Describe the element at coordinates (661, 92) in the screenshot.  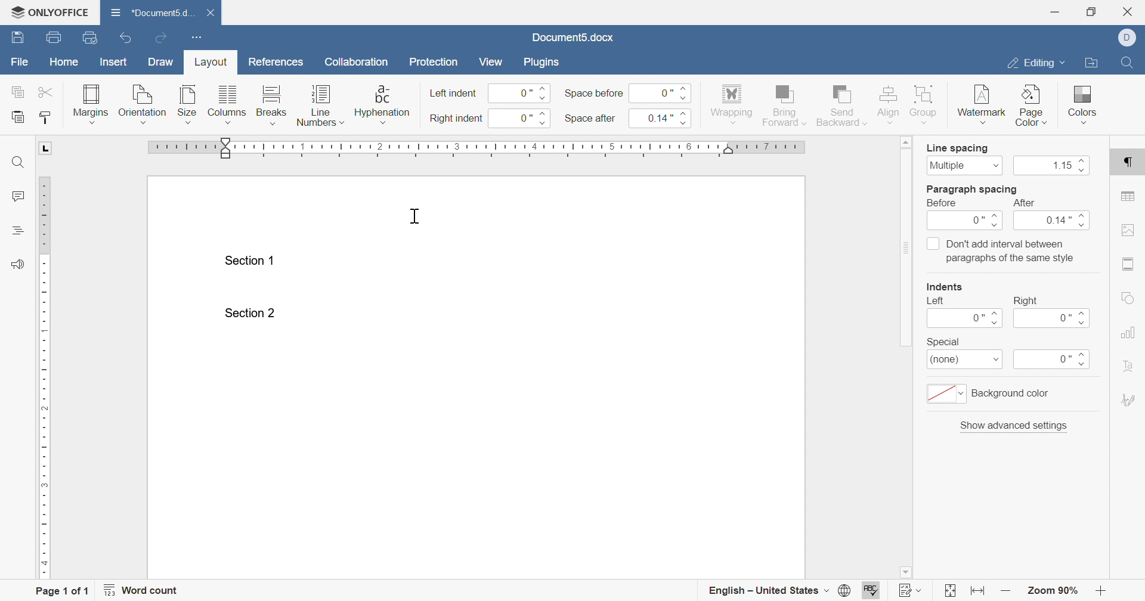
I see `0` at that location.